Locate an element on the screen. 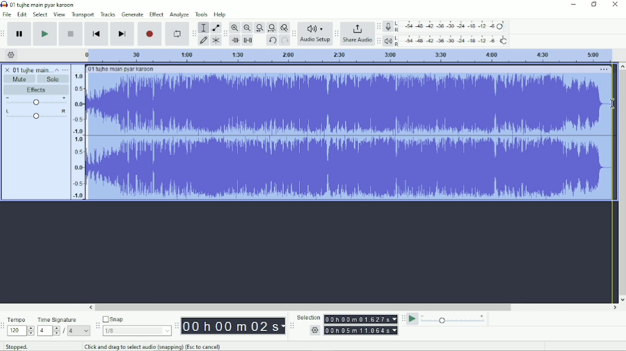 The height and width of the screenshot is (351, 626). Audacity audio setup toolbar is located at coordinates (294, 34).